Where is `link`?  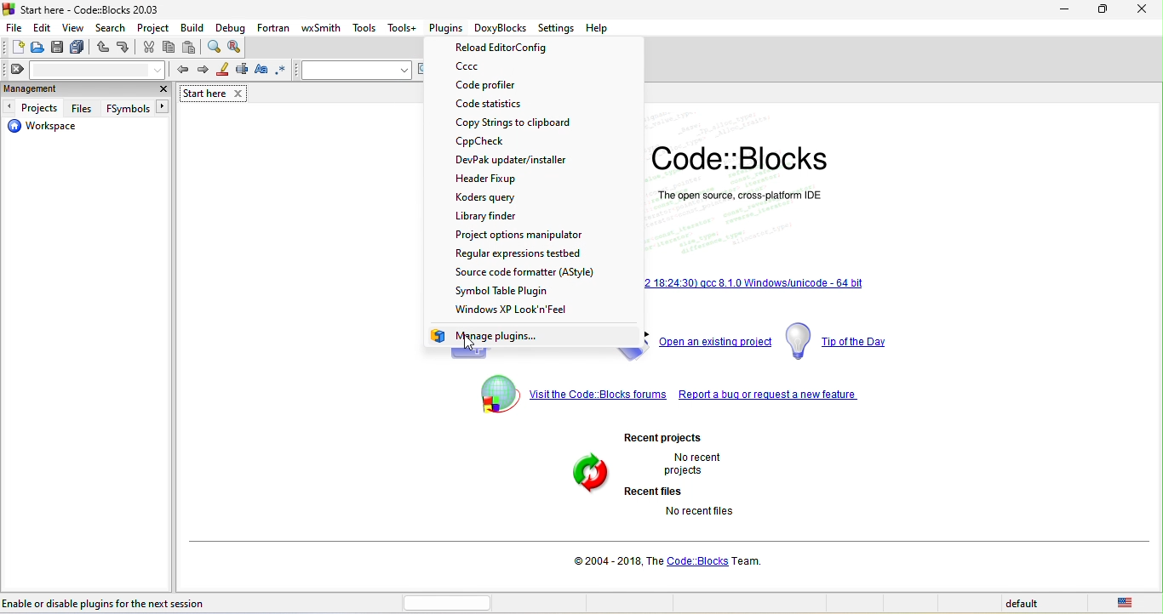
link is located at coordinates (758, 281).